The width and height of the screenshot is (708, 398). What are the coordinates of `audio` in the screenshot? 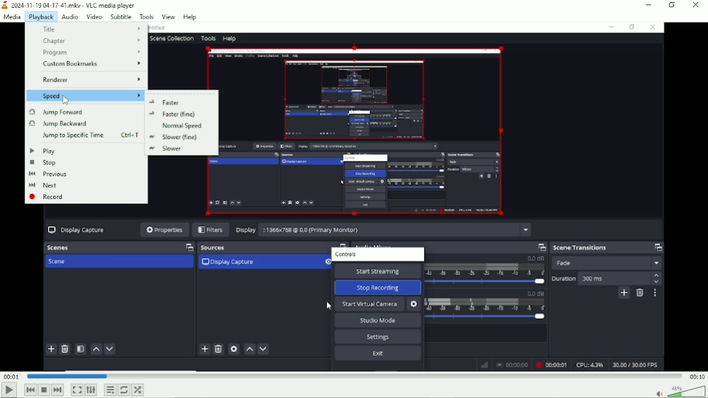 It's located at (69, 16).